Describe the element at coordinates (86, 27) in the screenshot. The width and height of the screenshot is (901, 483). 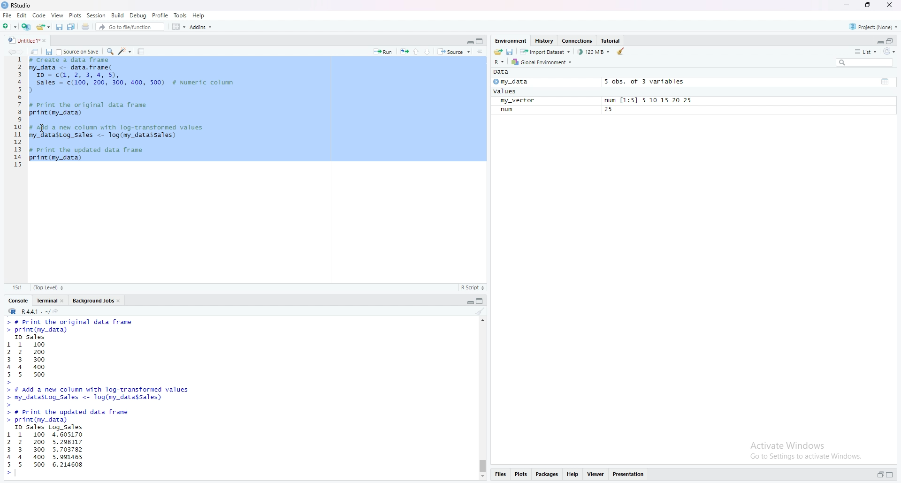
I see `print the current file` at that location.